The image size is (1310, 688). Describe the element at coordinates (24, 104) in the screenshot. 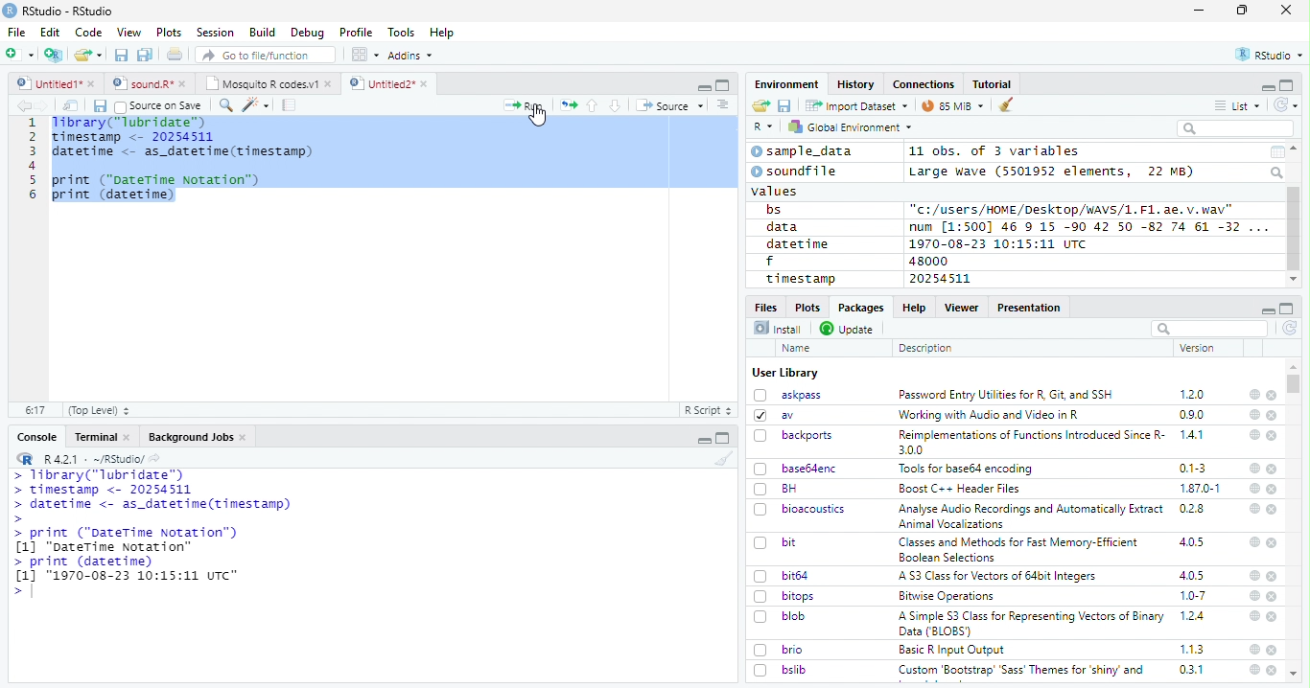

I see `go backward` at that location.